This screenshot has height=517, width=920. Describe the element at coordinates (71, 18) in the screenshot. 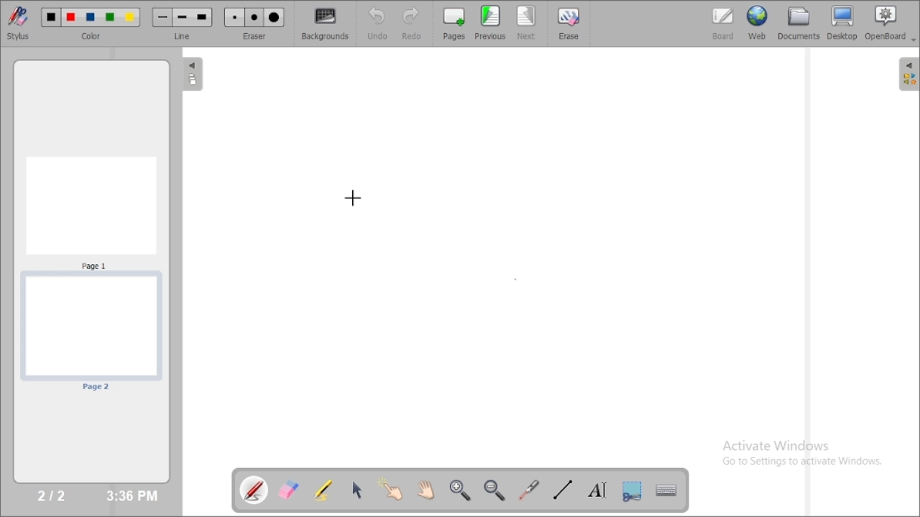

I see `Color 2` at that location.